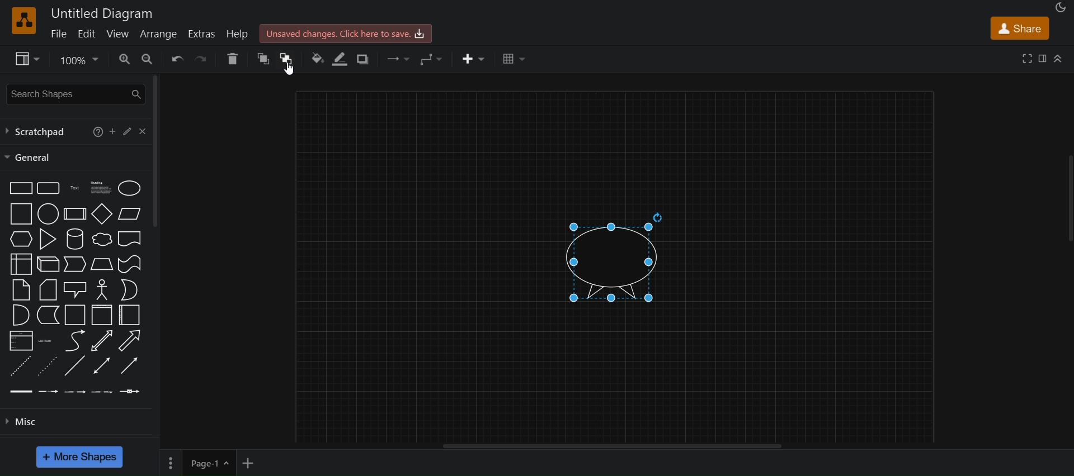 The image size is (1074, 476). What do you see at coordinates (21, 213) in the screenshot?
I see `square` at bounding box center [21, 213].